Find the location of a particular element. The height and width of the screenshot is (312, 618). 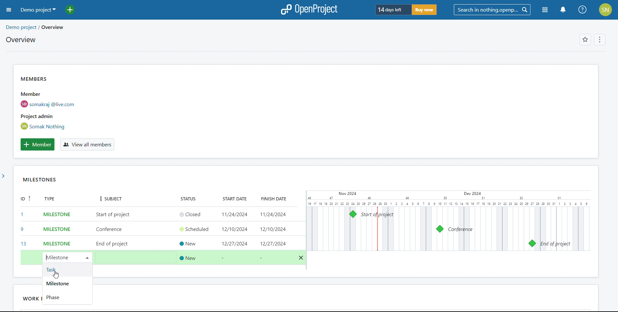

set type is located at coordinates (53, 228).